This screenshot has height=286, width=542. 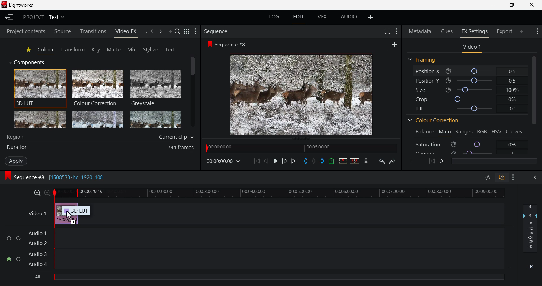 I want to click on Show Settings, so click(x=196, y=31).